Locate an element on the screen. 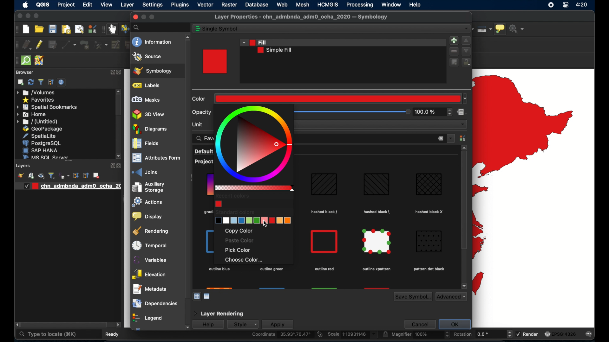 The height and width of the screenshot is (342, 609). pan map to selection is located at coordinates (124, 28).